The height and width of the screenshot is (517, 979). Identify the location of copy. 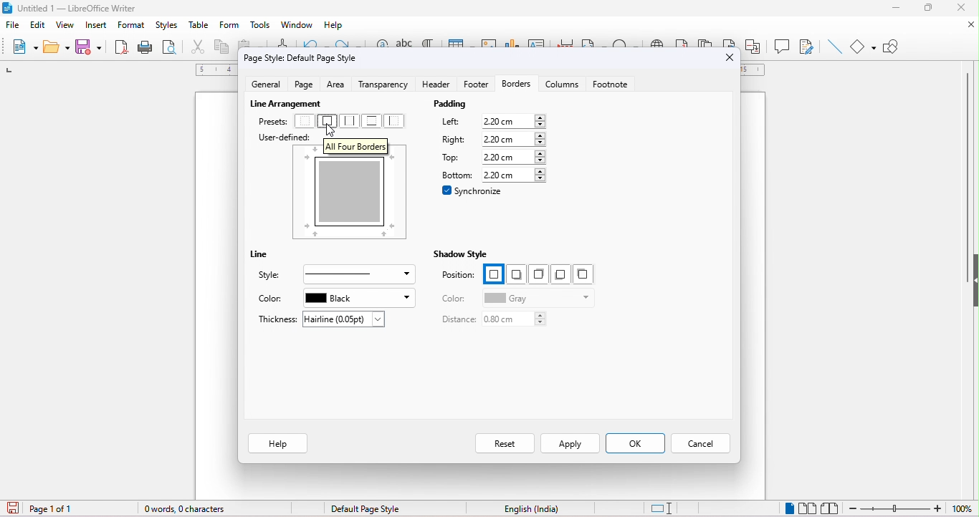
(222, 49).